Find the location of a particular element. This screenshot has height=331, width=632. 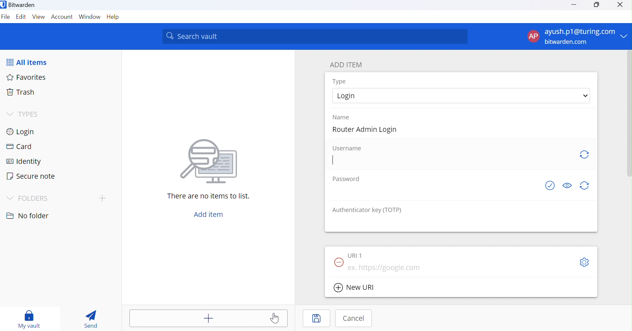

TYPES is located at coordinates (22, 114).